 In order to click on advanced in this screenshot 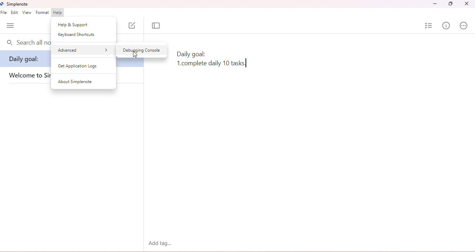, I will do `click(83, 50)`.